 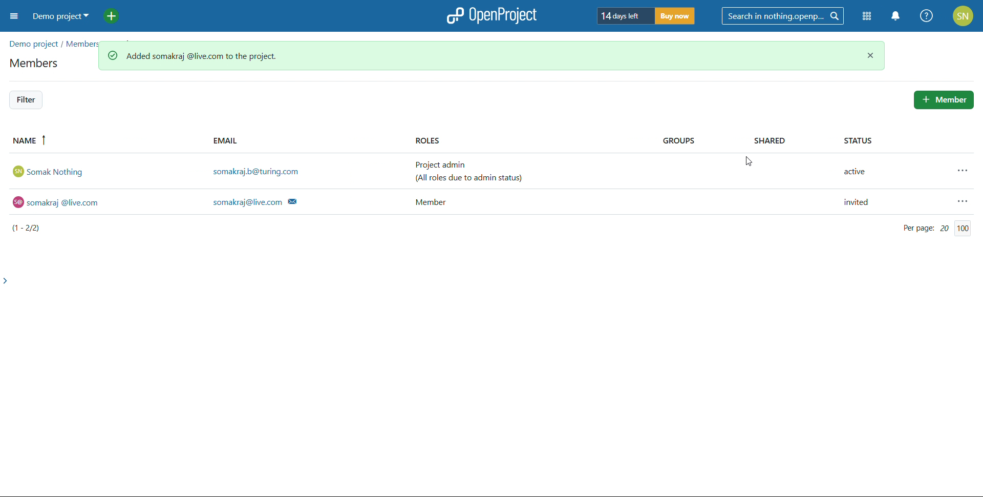 I want to click on somak Nothing, so click(x=53, y=171).